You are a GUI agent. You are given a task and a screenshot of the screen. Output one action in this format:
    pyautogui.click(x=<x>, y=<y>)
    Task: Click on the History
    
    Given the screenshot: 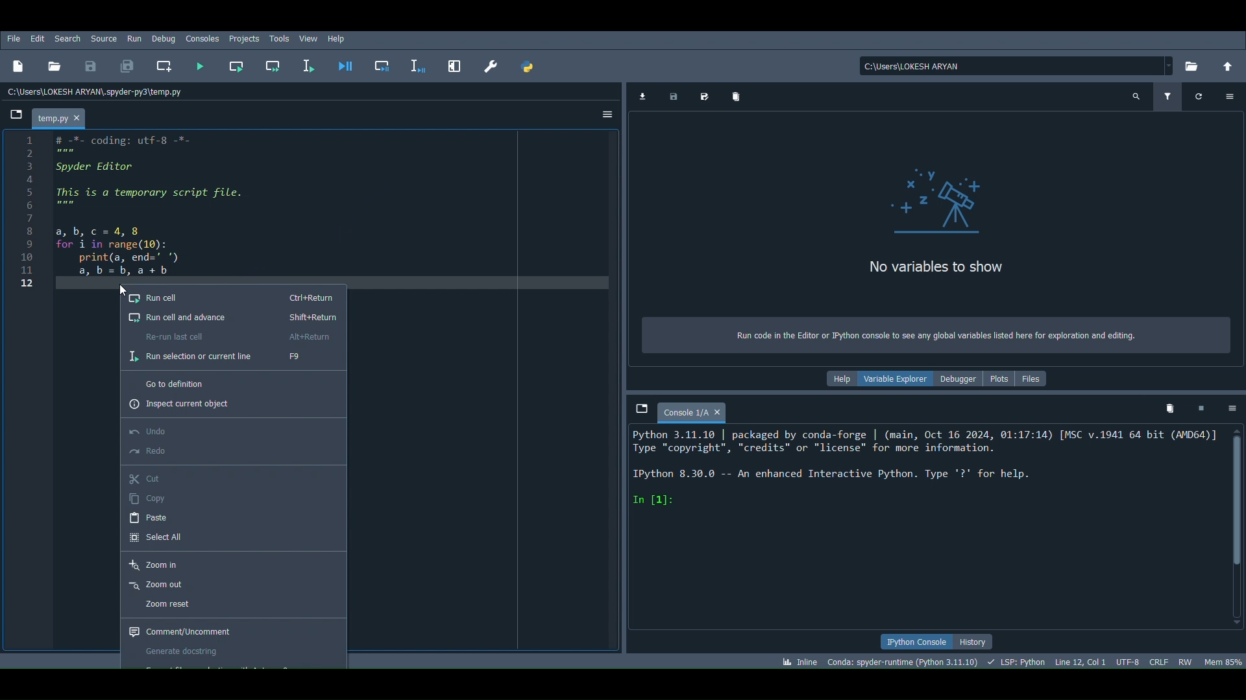 What is the action you would take?
    pyautogui.click(x=974, y=642)
    